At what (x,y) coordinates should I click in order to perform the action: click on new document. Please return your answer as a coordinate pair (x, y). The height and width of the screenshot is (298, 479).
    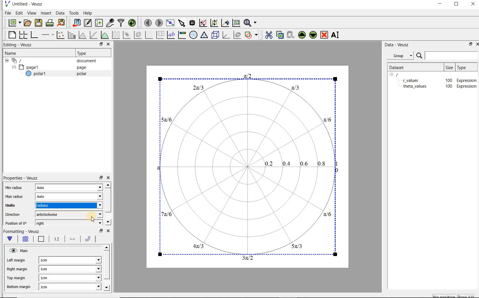
    Looking at the image, I should click on (13, 22).